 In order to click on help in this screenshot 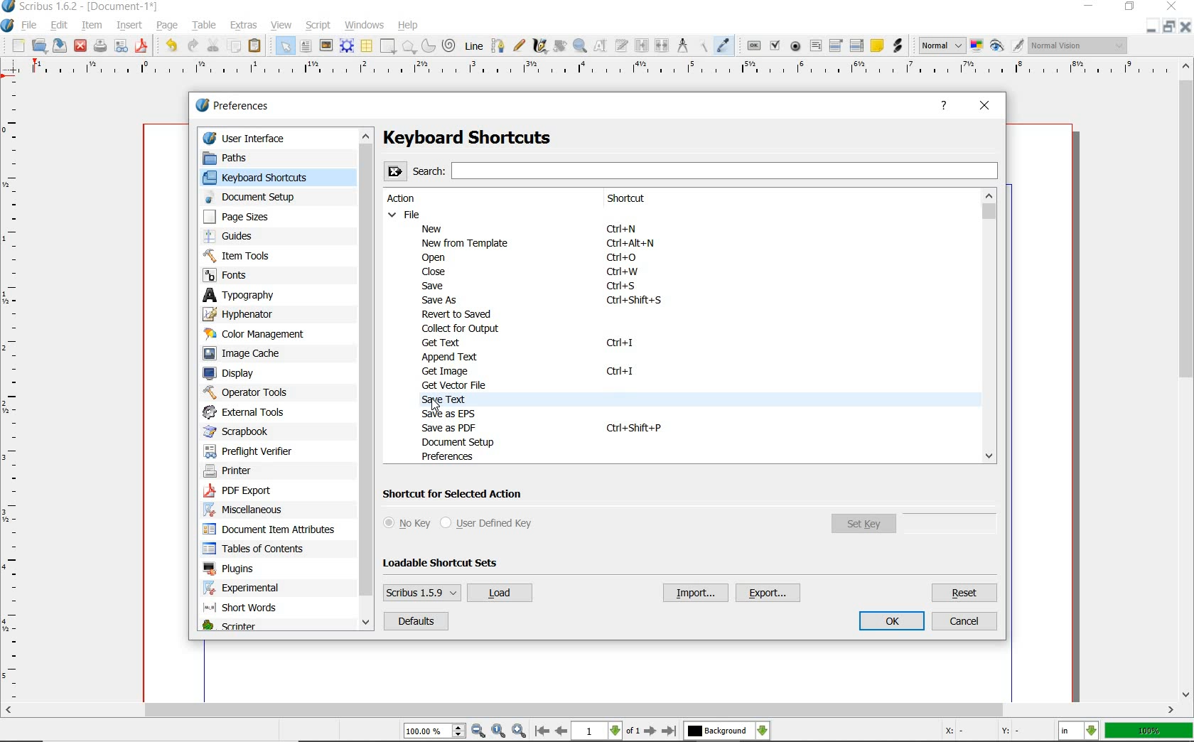, I will do `click(409, 26)`.